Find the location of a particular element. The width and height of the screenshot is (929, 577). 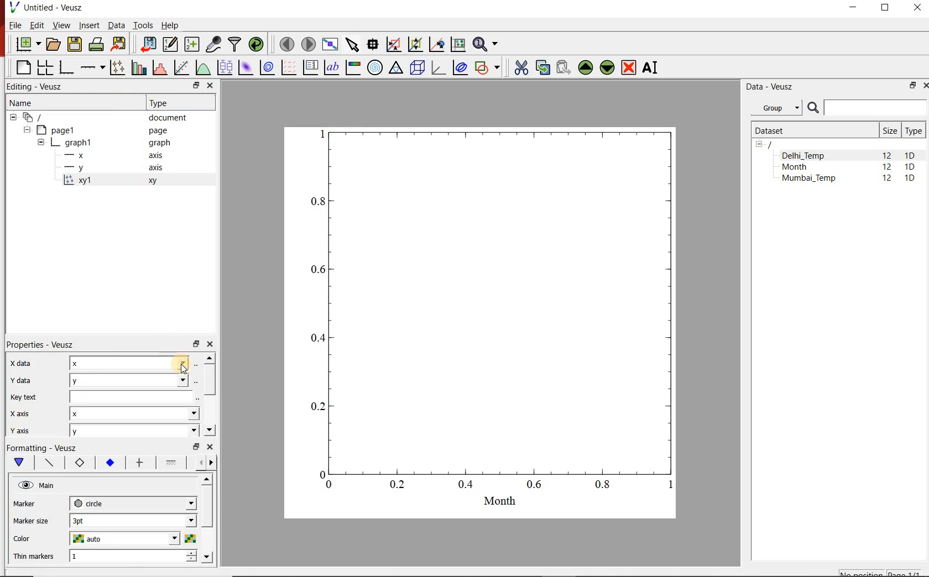

plot bar charts is located at coordinates (137, 68).